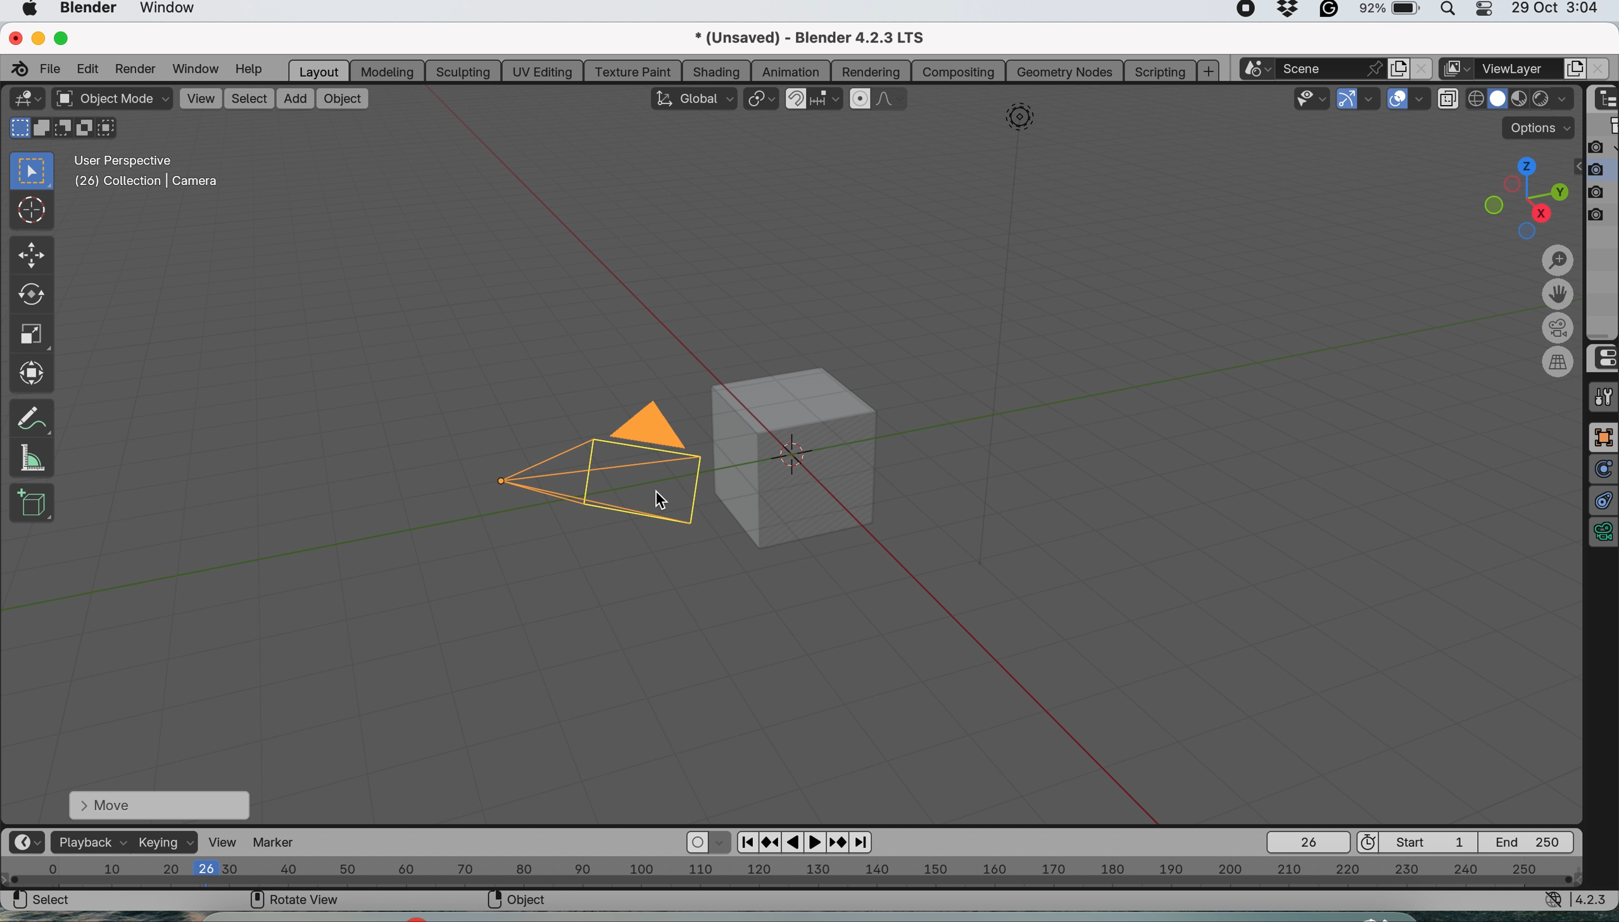 The image size is (1619, 922). I want to click on scripting, so click(1158, 70).